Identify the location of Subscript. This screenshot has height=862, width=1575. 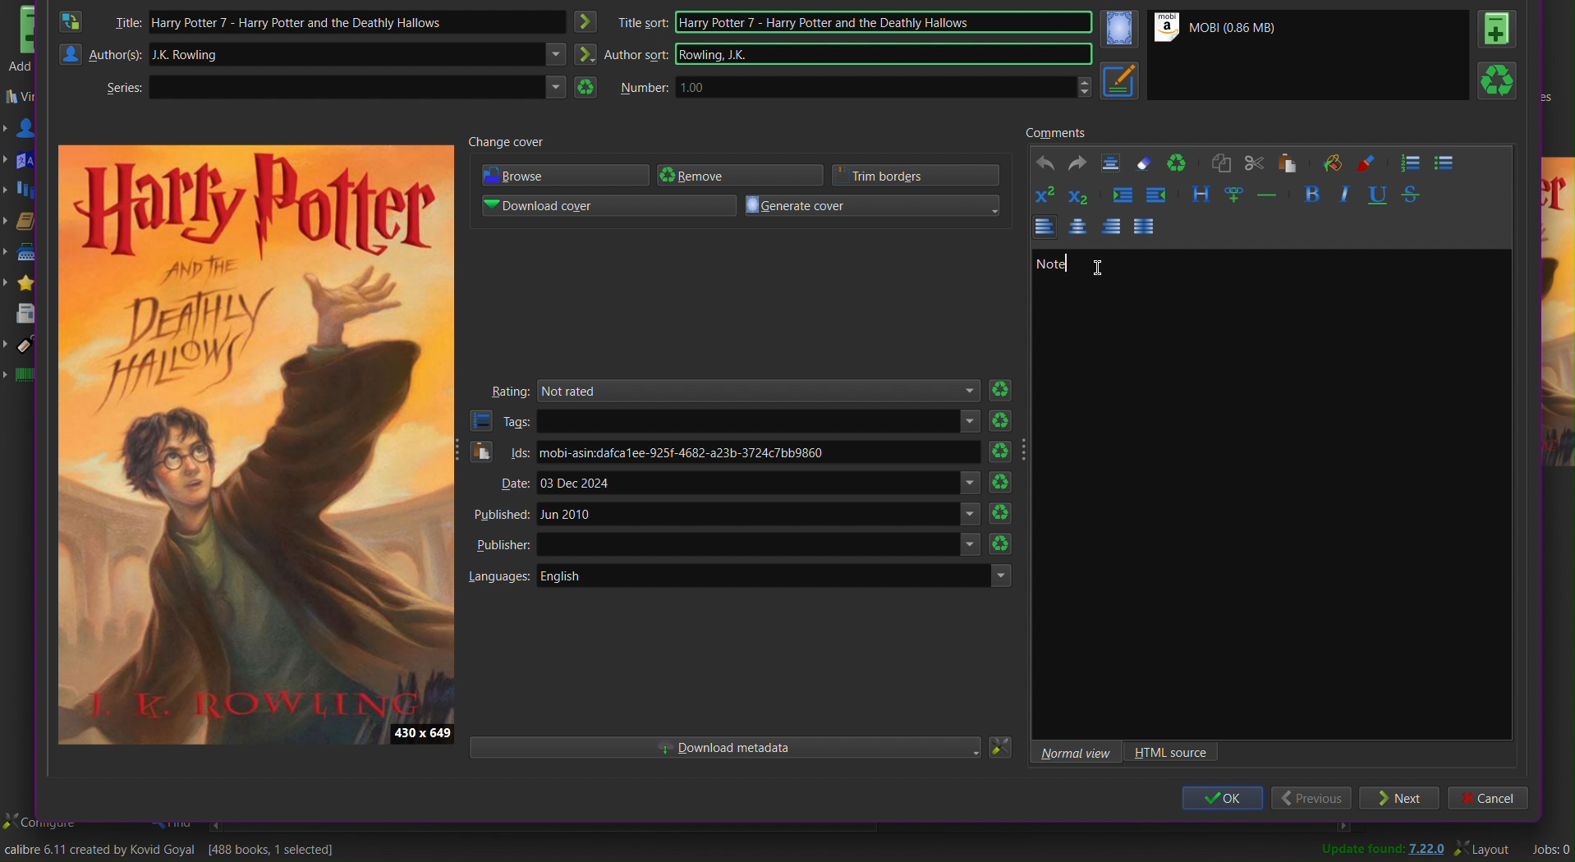
(1080, 195).